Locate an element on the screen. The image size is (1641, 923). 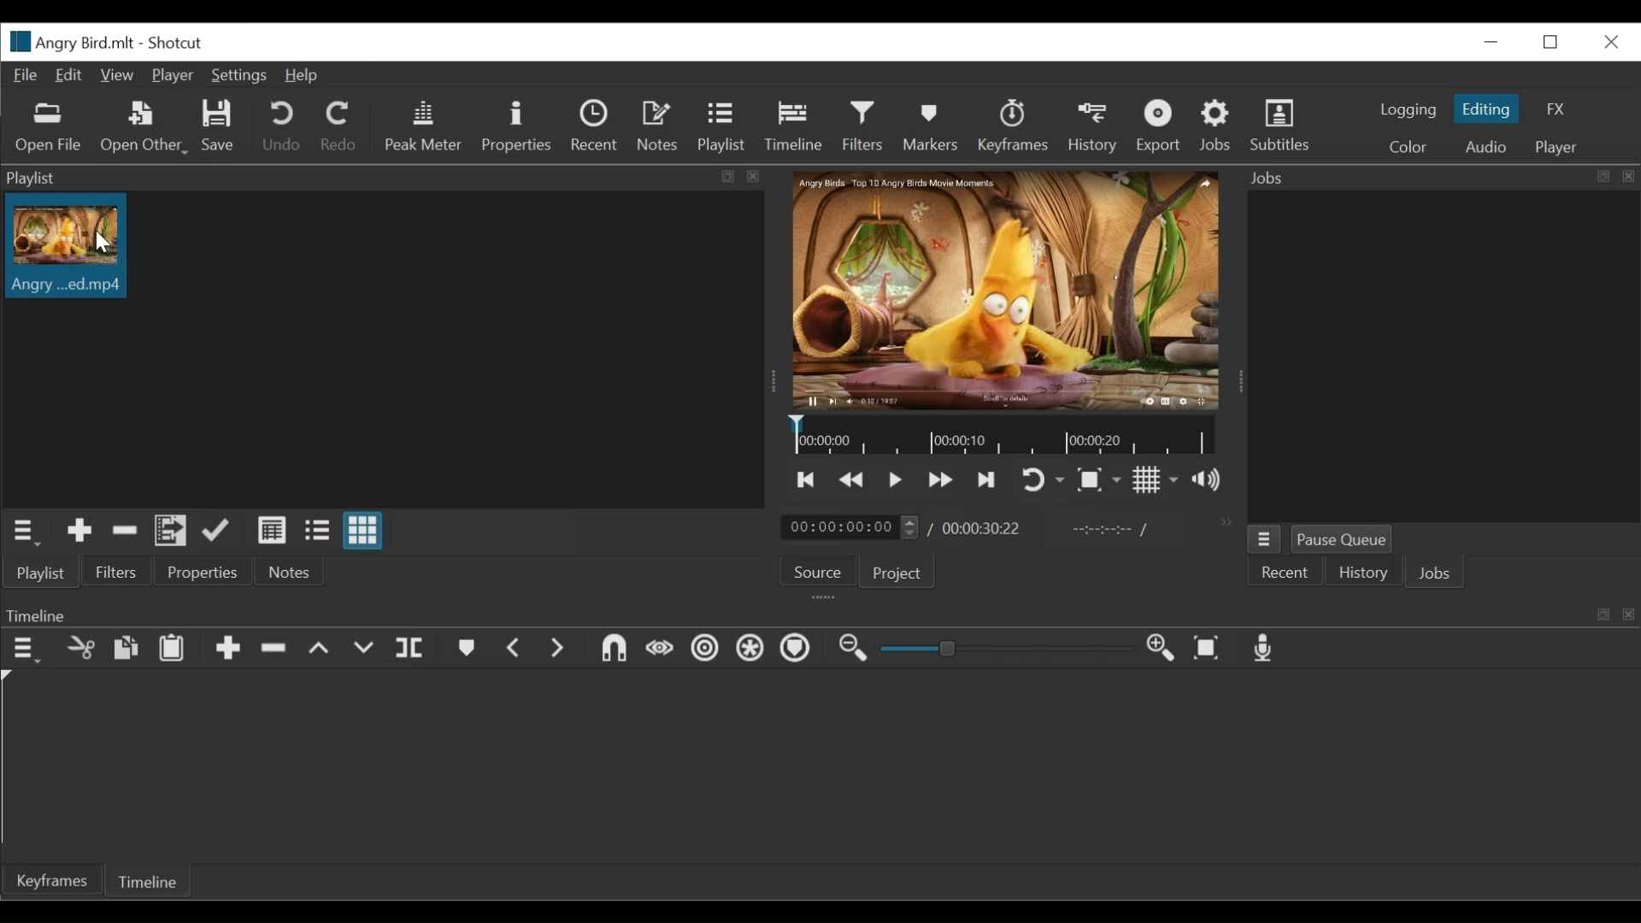
Close is located at coordinates (1609, 43).